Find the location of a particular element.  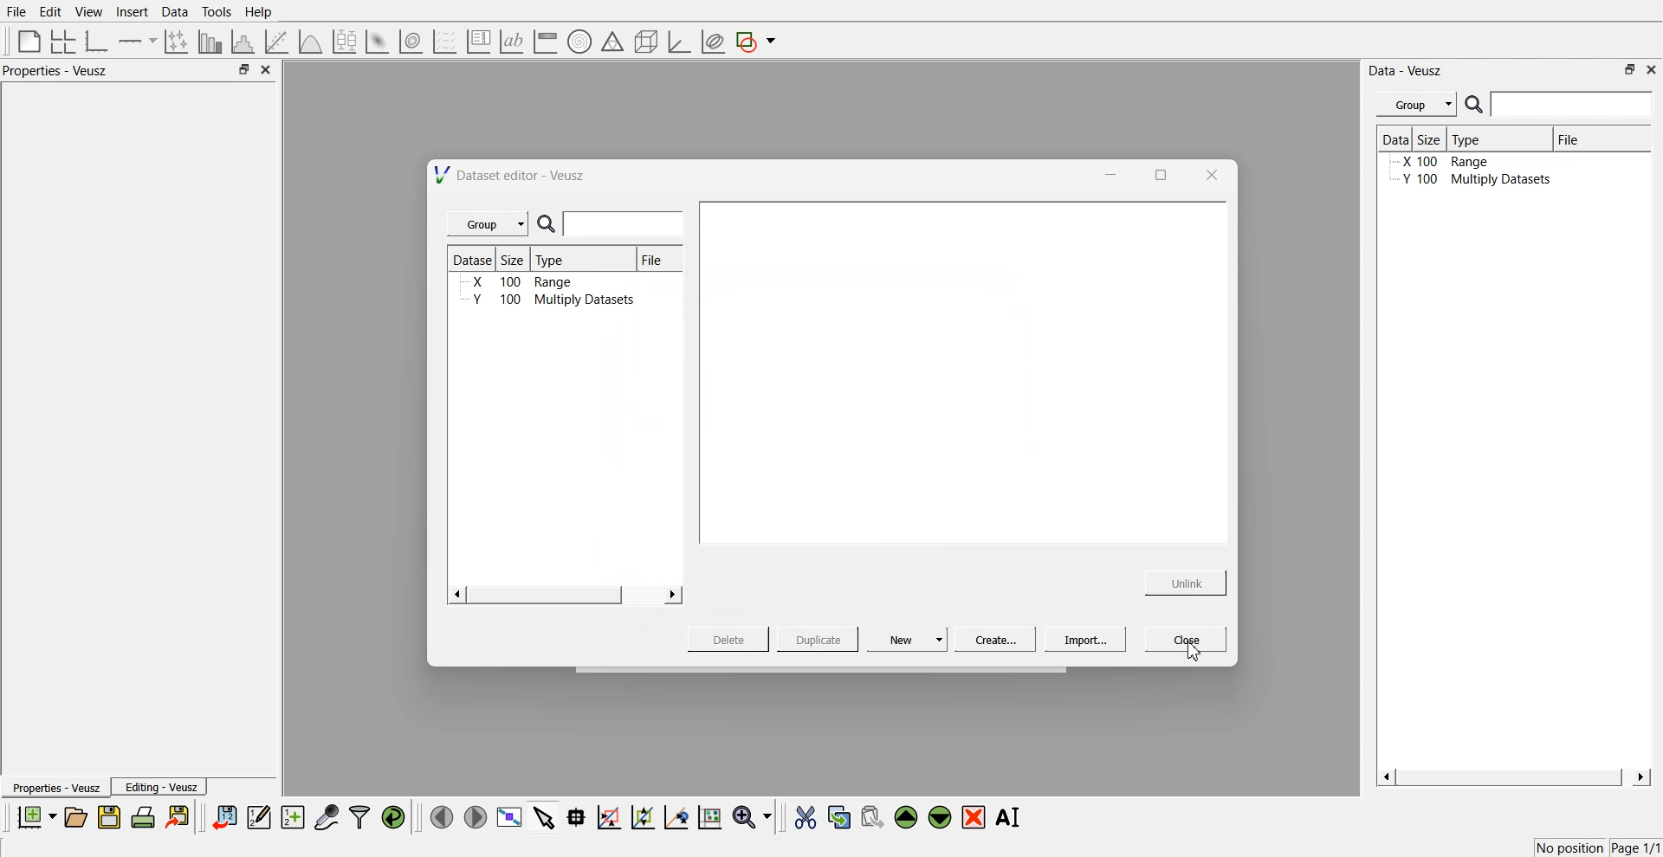

Dataset is located at coordinates (475, 260).